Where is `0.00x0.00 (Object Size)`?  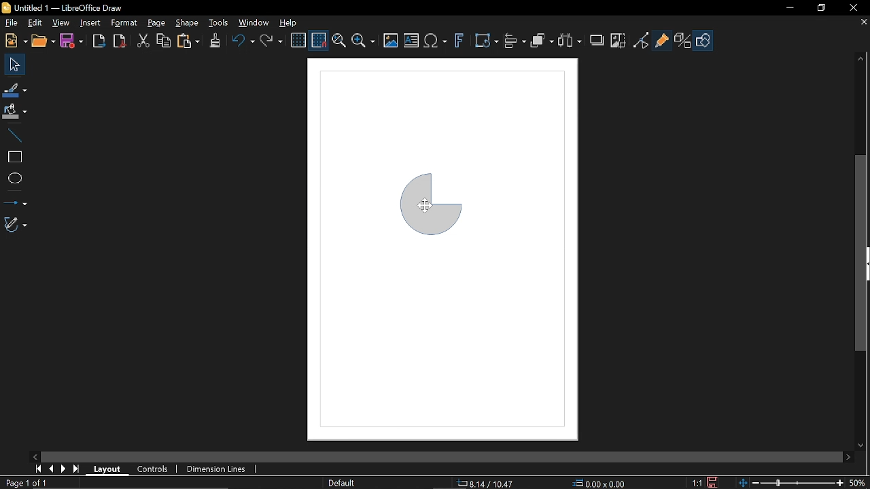 0.00x0.00 (Object Size) is located at coordinates (599, 484).